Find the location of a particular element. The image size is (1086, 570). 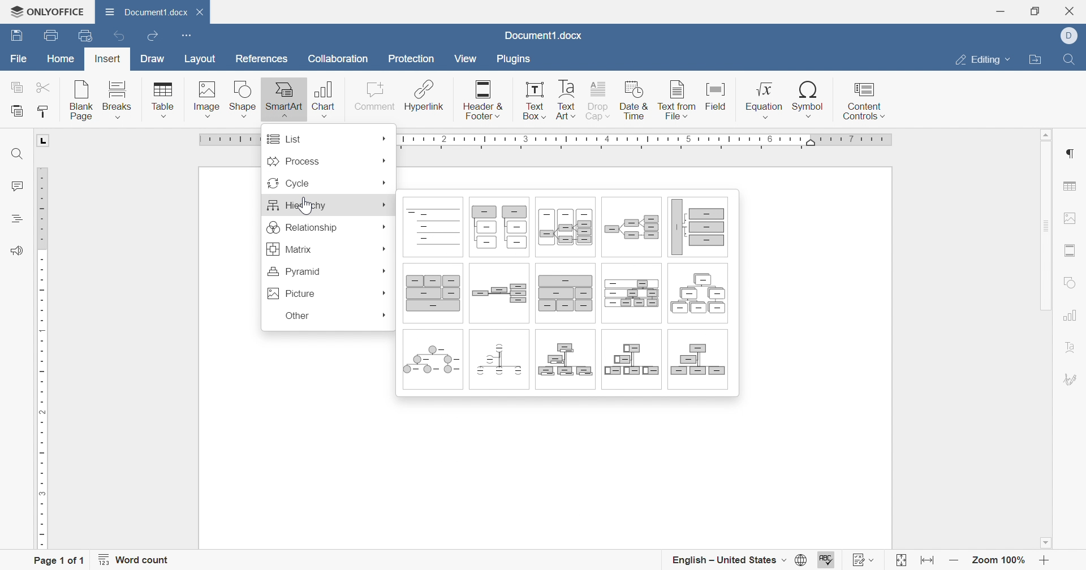

List is located at coordinates (285, 139).